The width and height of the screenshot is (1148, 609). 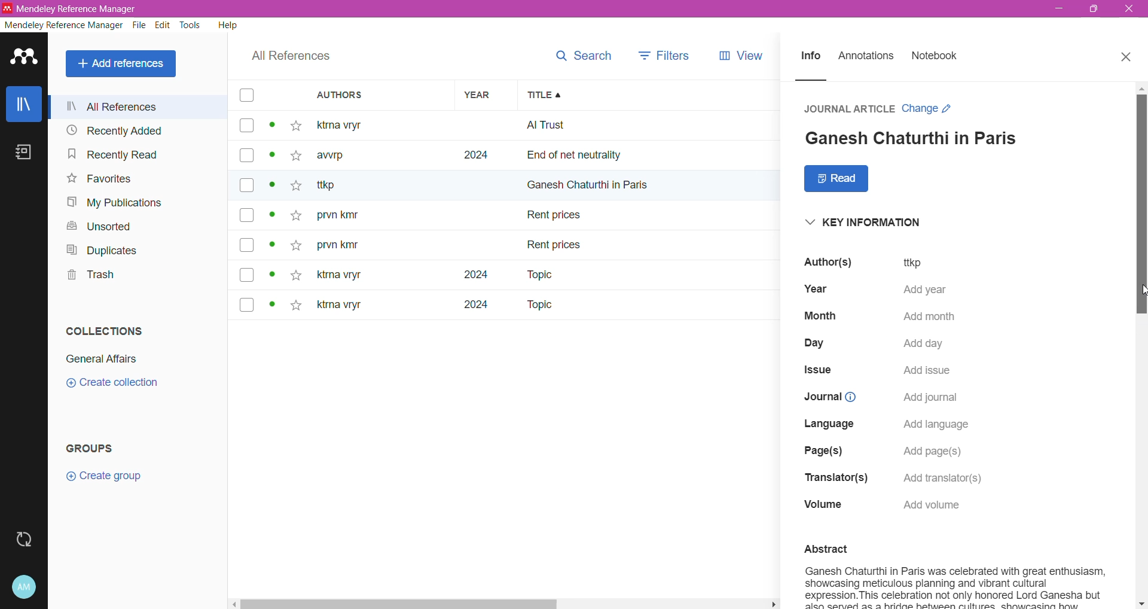 I want to click on Minimize, so click(x=1056, y=9).